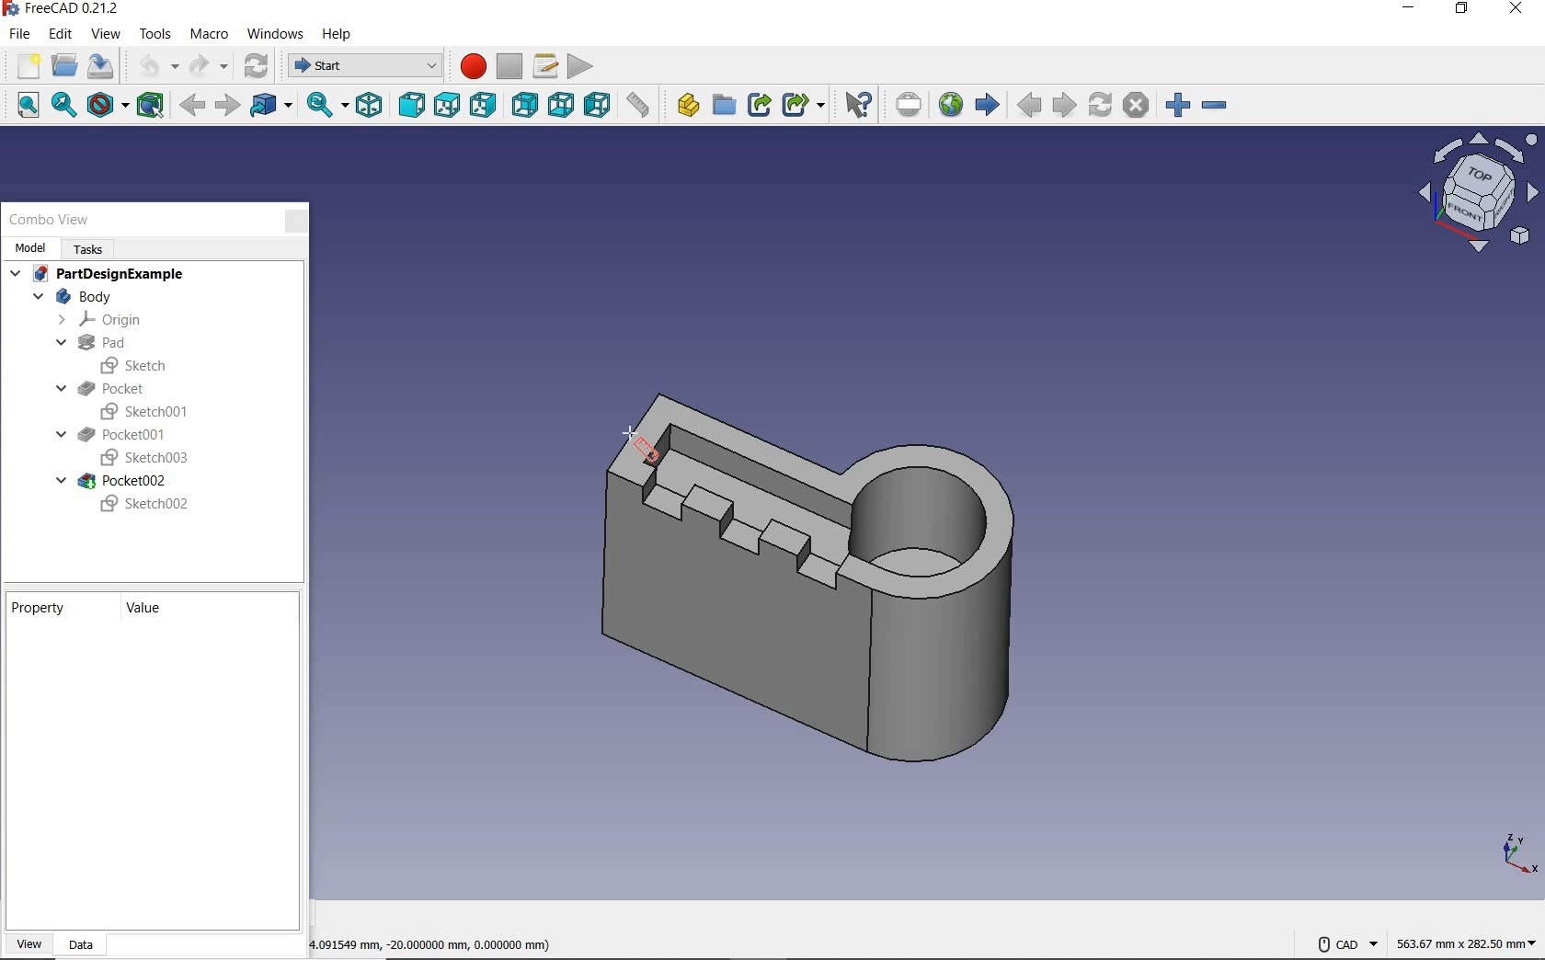 The height and width of the screenshot is (960, 1545). I want to click on edit, so click(60, 36).